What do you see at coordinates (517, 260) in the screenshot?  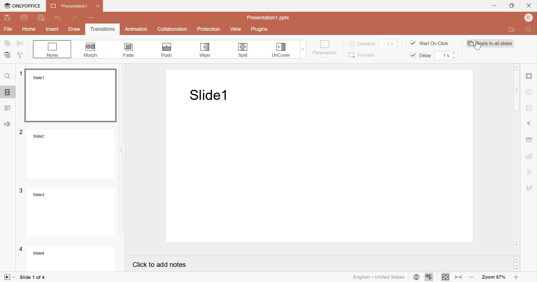 I see `Scroll up` at bounding box center [517, 260].